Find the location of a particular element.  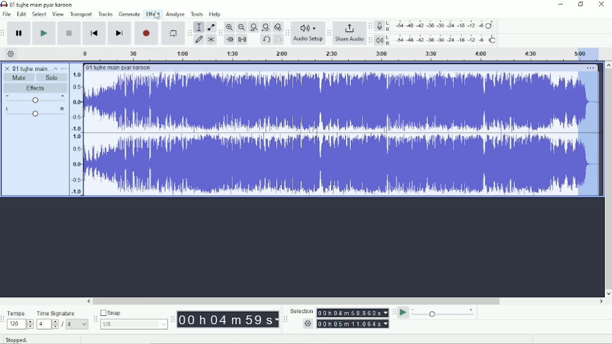

Selection tool is located at coordinates (199, 27).